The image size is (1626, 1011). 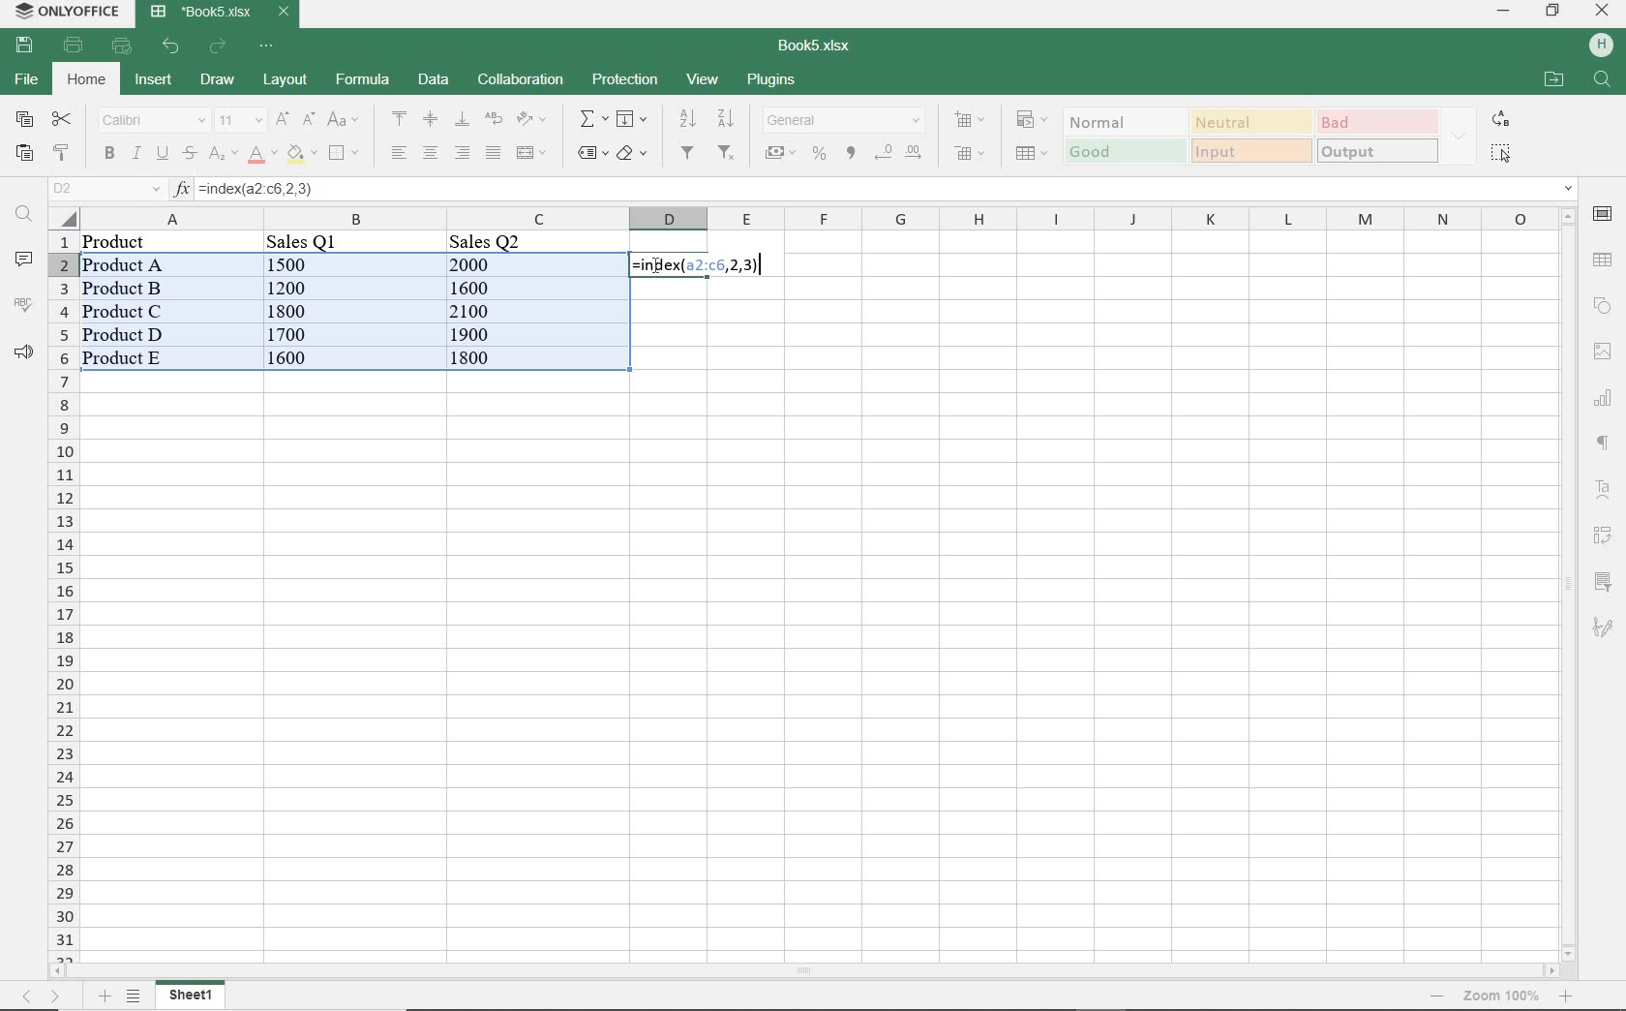 I want to click on change decimal, so click(x=898, y=155).